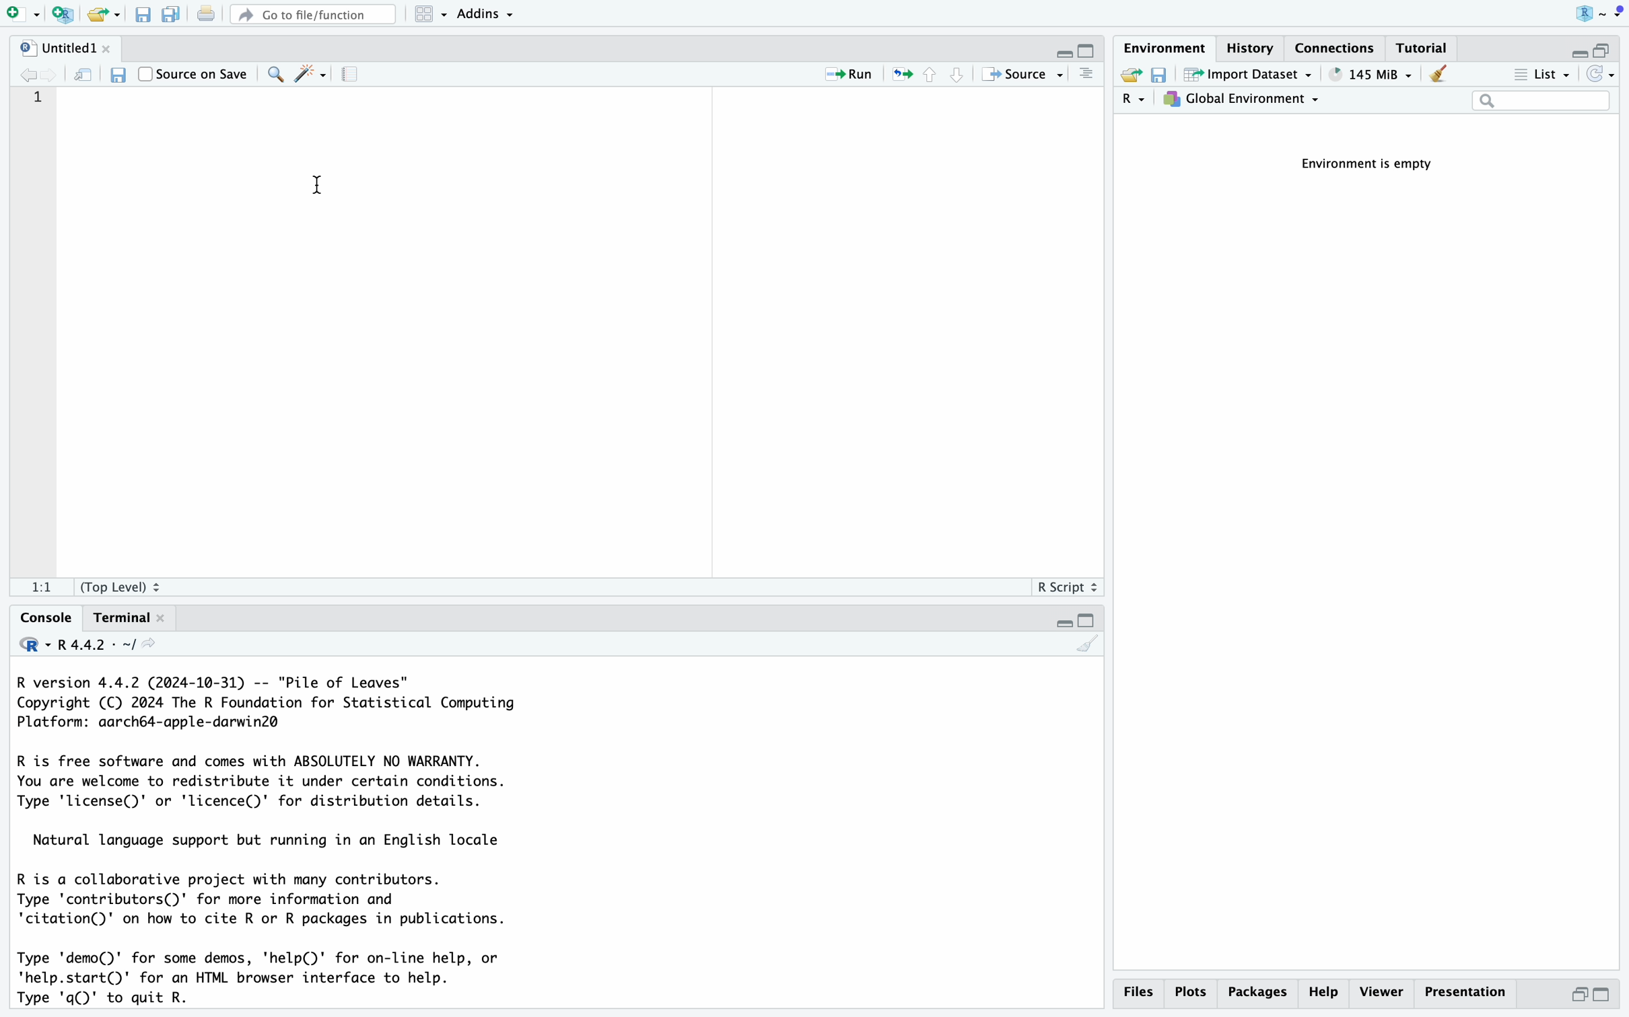 The height and width of the screenshot is (1017, 1629). I want to click on R script, so click(1068, 587).